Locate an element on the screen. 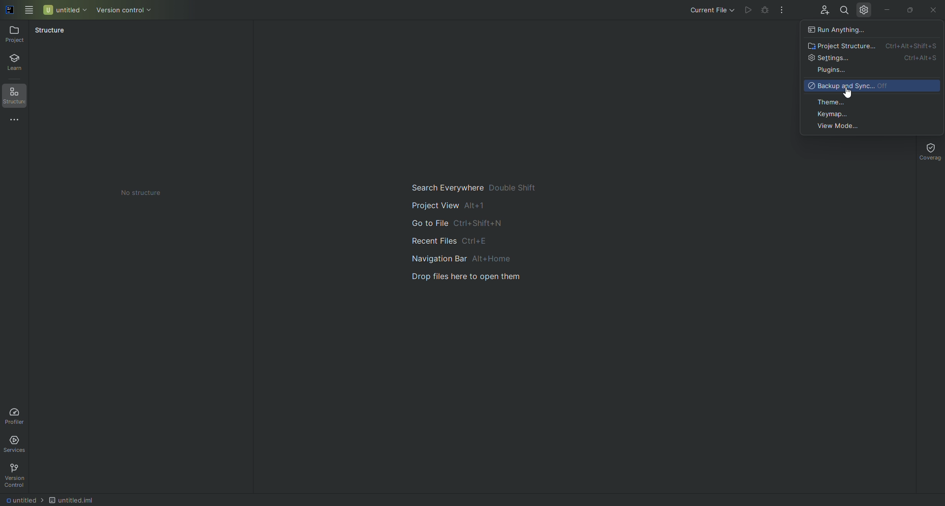 This screenshot has width=945, height=506. Learn is located at coordinates (19, 63).